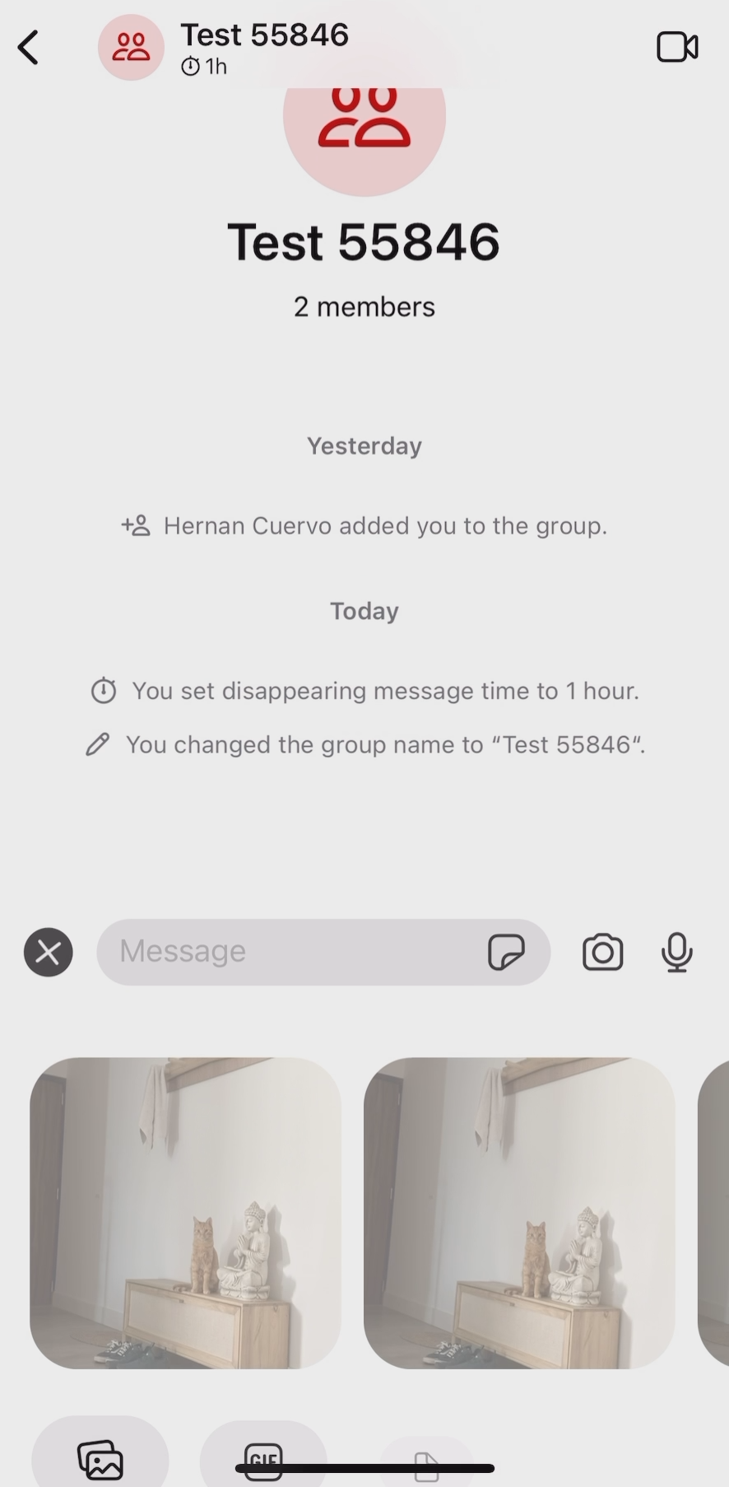 The height and width of the screenshot is (1487, 729). Describe the element at coordinates (605, 953) in the screenshot. I see `camera` at that location.